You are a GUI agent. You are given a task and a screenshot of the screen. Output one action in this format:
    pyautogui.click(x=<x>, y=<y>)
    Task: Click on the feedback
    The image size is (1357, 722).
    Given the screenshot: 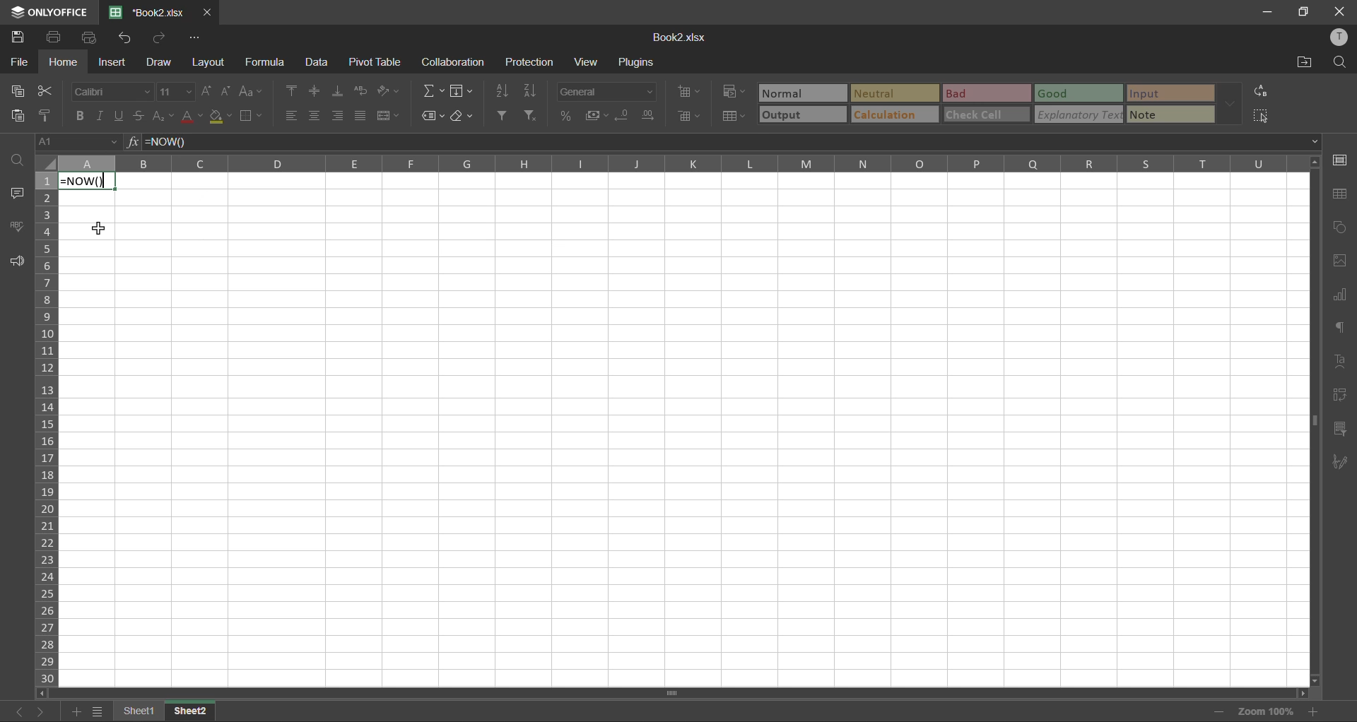 What is the action you would take?
    pyautogui.click(x=16, y=261)
    